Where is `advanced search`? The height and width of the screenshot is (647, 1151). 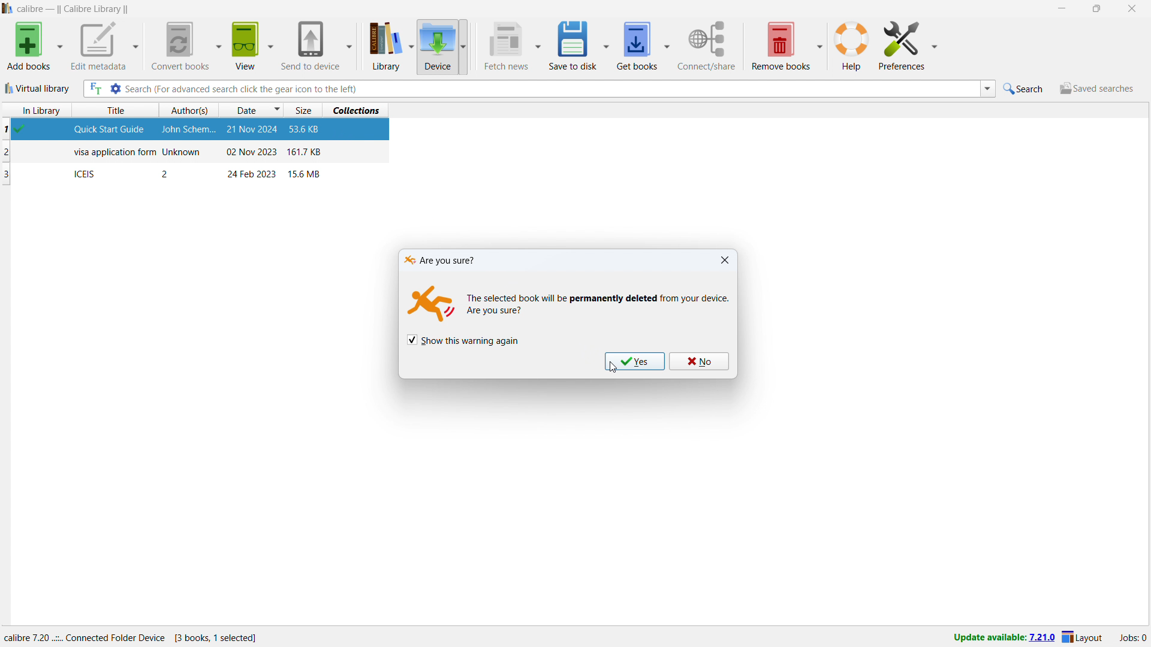 advanced search is located at coordinates (115, 89).